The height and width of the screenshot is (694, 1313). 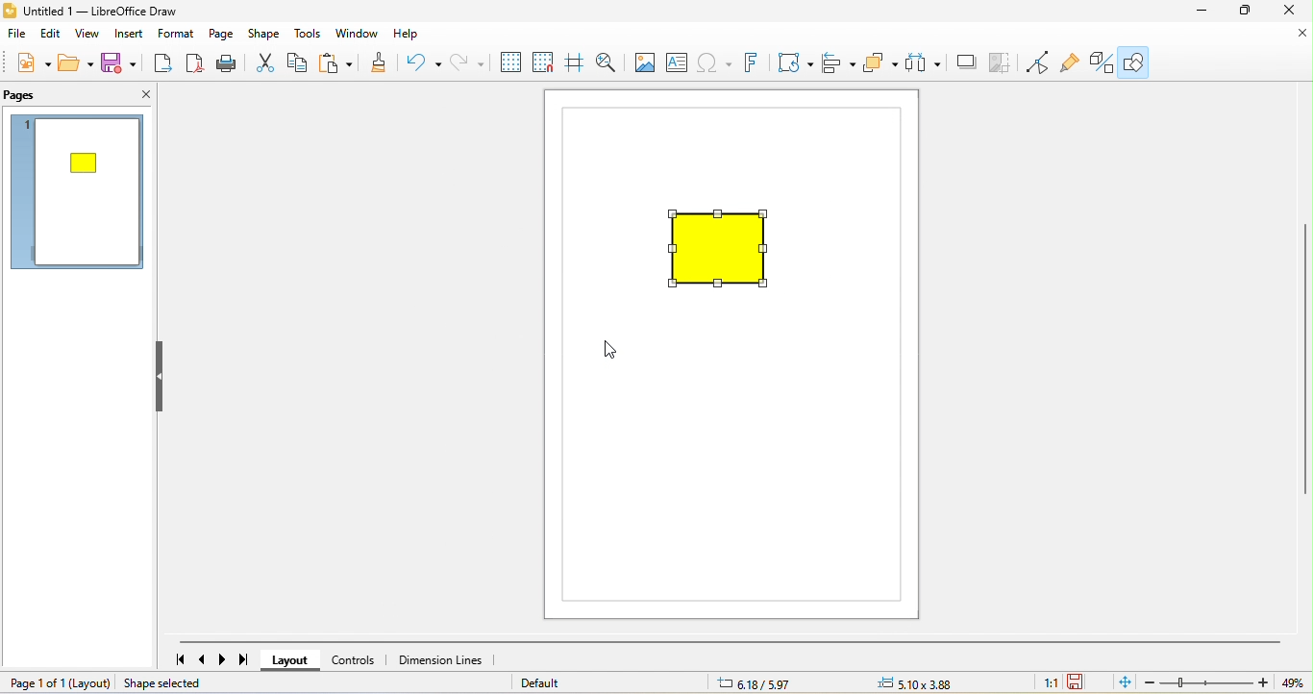 What do you see at coordinates (740, 641) in the screenshot?
I see `horizontal scroll bar` at bounding box center [740, 641].